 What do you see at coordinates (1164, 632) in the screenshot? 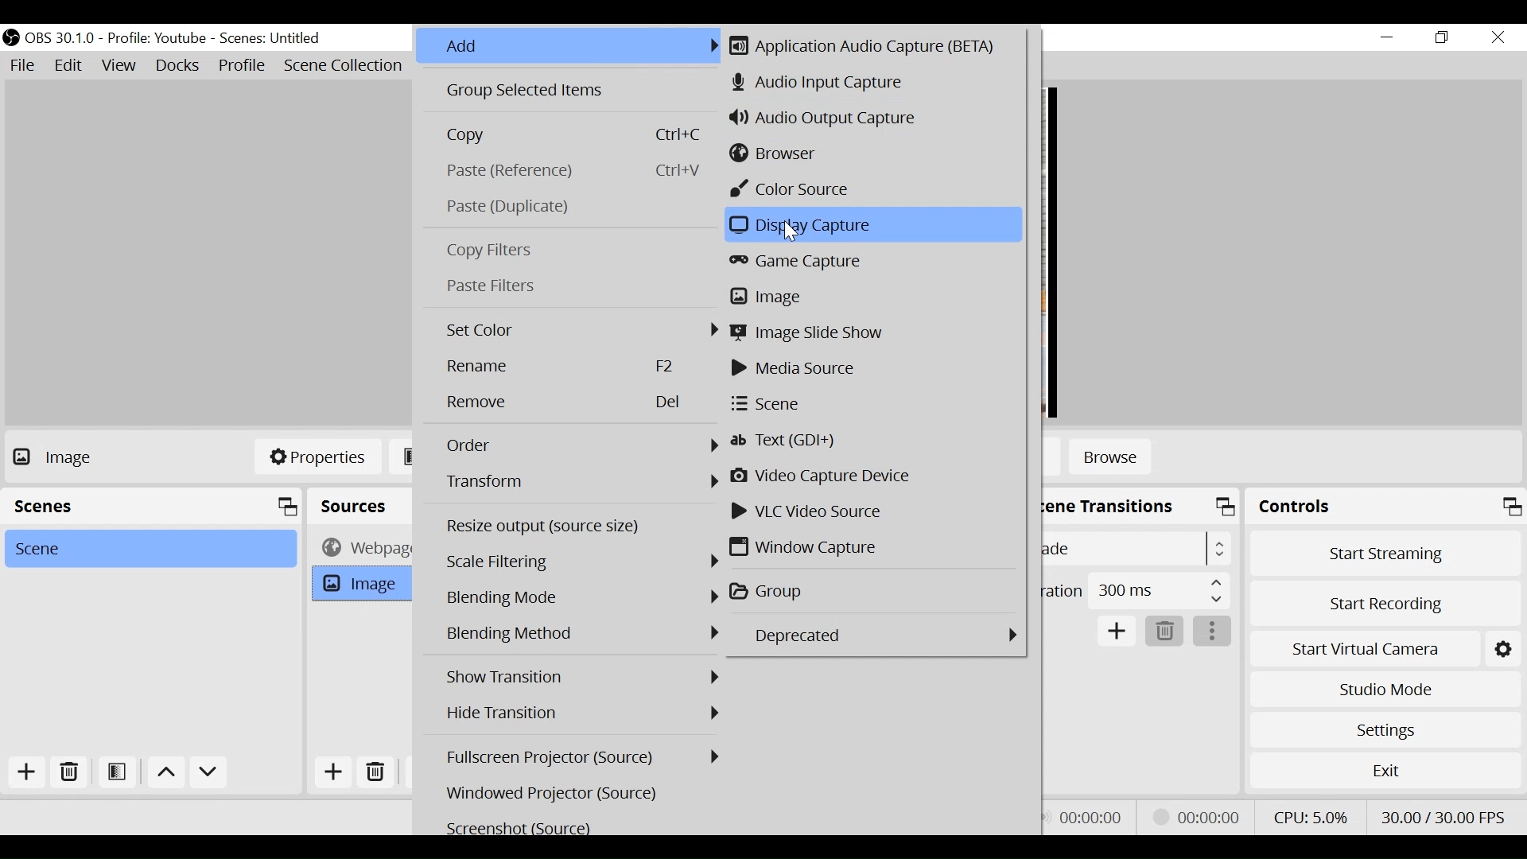
I see `Delete` at bounding box center [1164, 632].